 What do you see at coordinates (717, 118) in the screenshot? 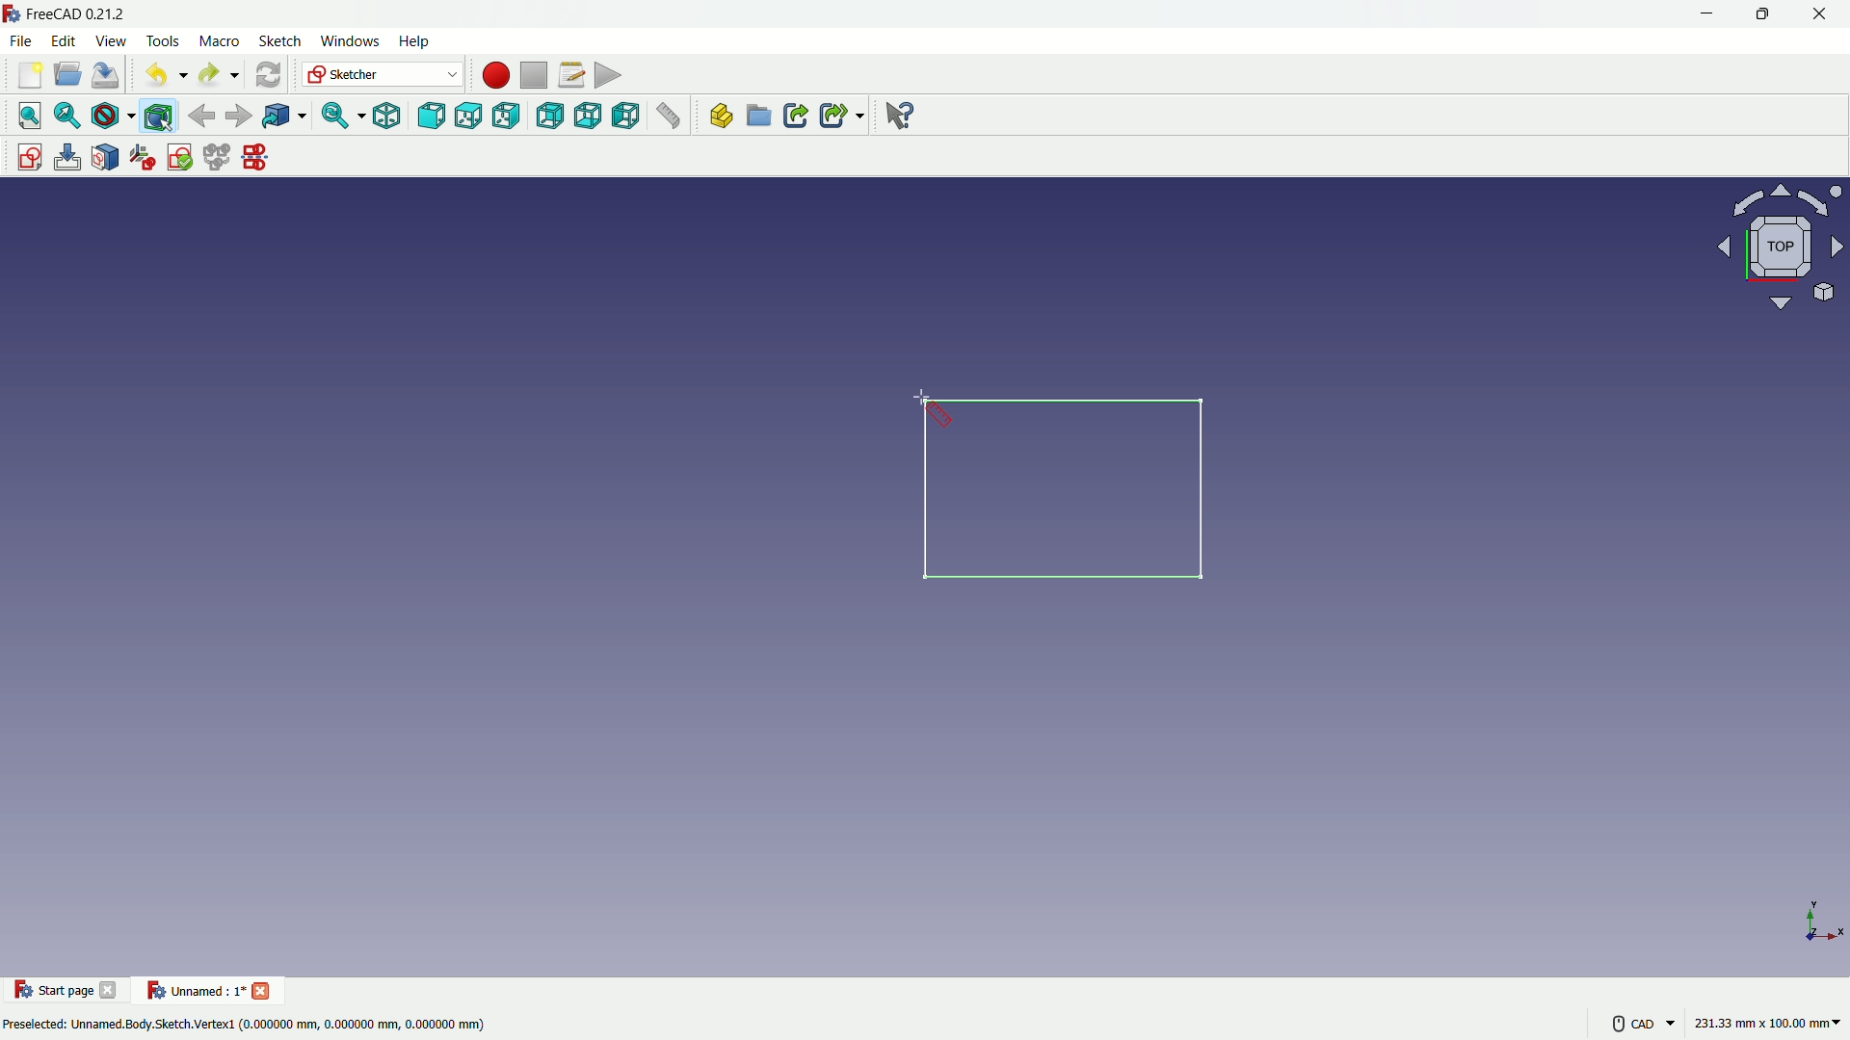
I see `create part` at bounding box center [717, 118].